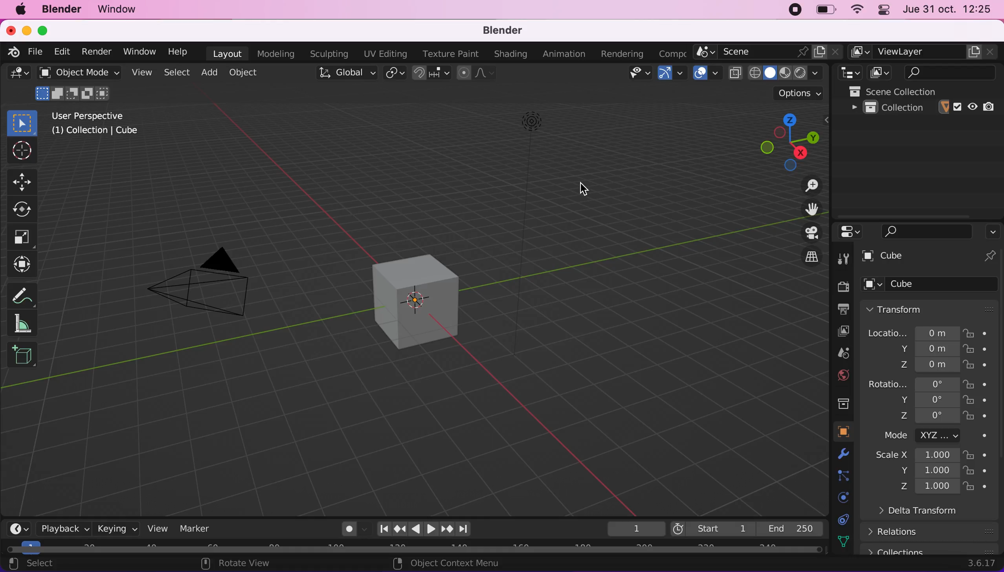  I want to click on light, so click(528, 132).